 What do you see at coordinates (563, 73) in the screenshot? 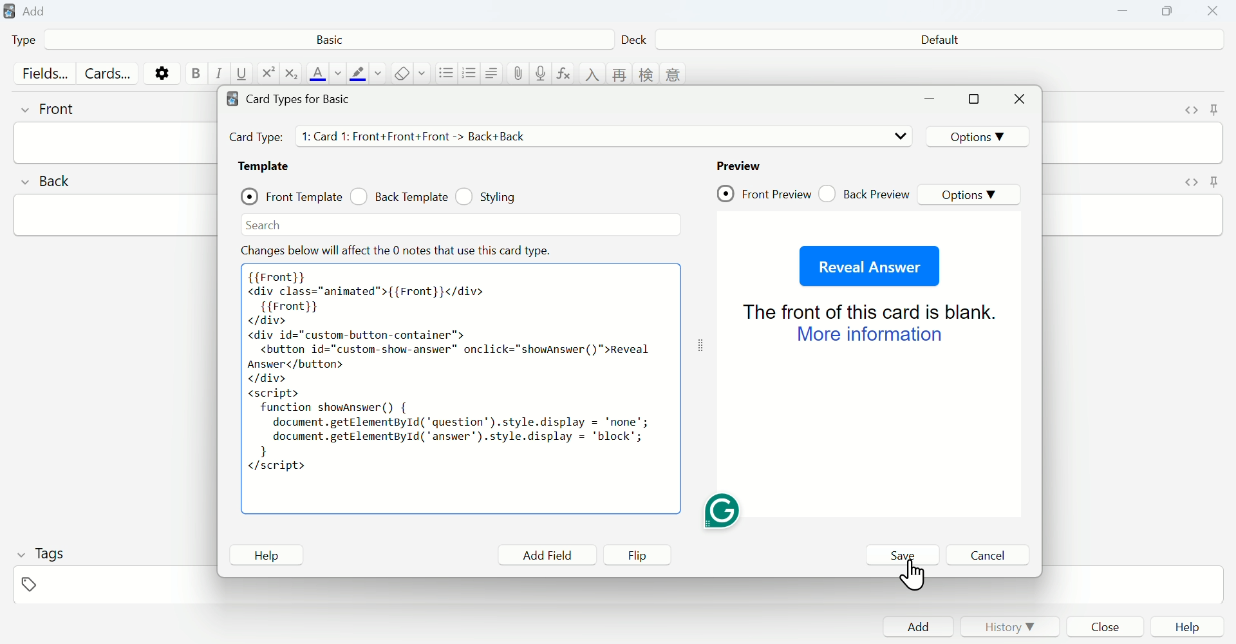
I see `equations` at bounding box center [563, 73].